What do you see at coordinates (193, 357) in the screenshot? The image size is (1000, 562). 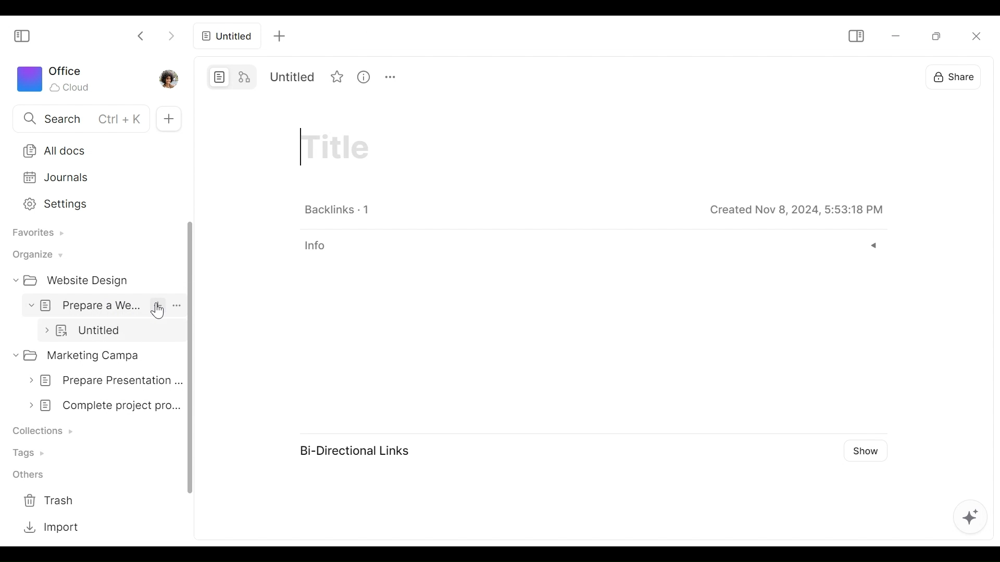 I see `Vertical Scroll bar` at bounding box center [193, 357].